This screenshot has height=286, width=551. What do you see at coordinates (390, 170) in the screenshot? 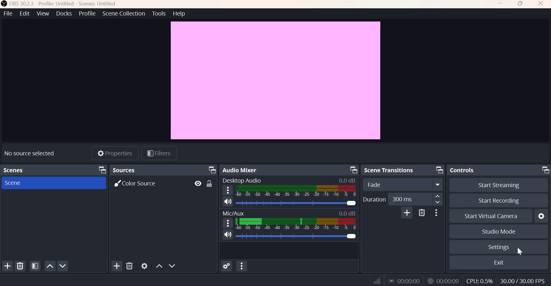
I see `Scene transitions` at bounding box center [390, 170].